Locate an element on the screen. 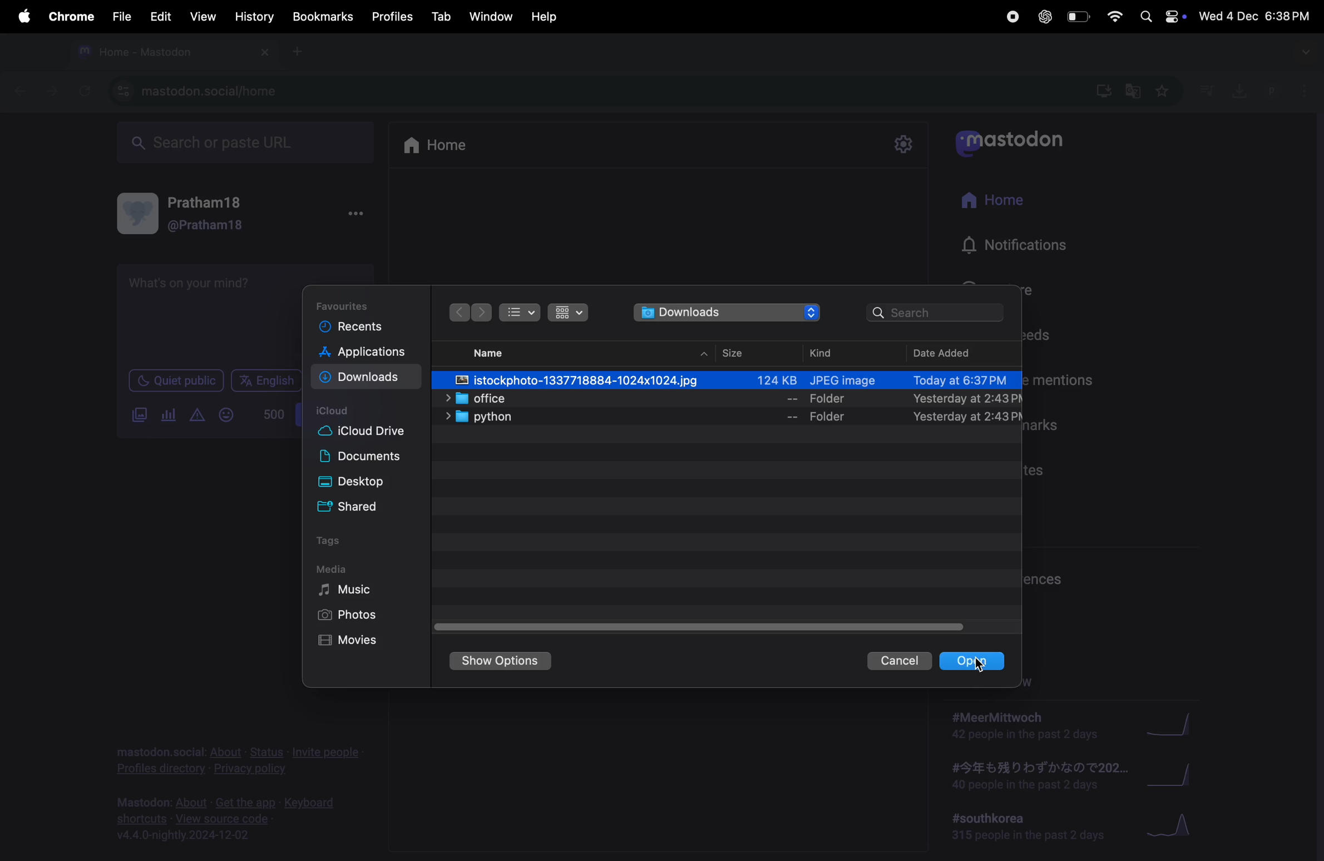  name is located at coordinates (496, 353).